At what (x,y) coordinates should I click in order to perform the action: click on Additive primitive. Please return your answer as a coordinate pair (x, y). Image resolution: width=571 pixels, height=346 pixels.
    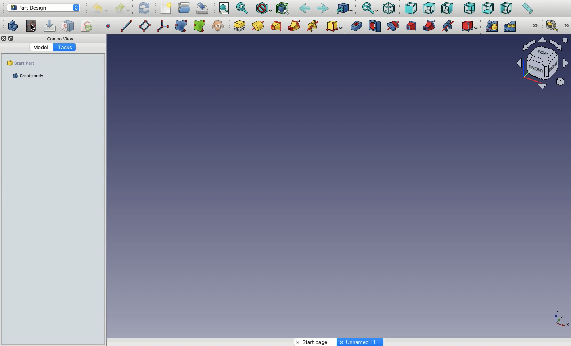
    Looking at the image, I should click on (335, 27).